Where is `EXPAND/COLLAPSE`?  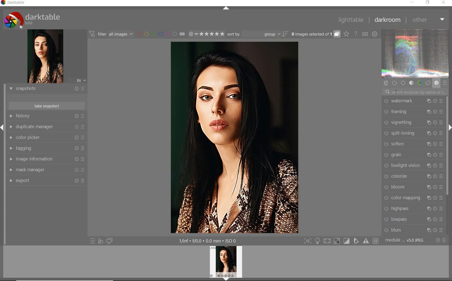
EXPAND/COLLAPSE is located at coordinates (225, 8).